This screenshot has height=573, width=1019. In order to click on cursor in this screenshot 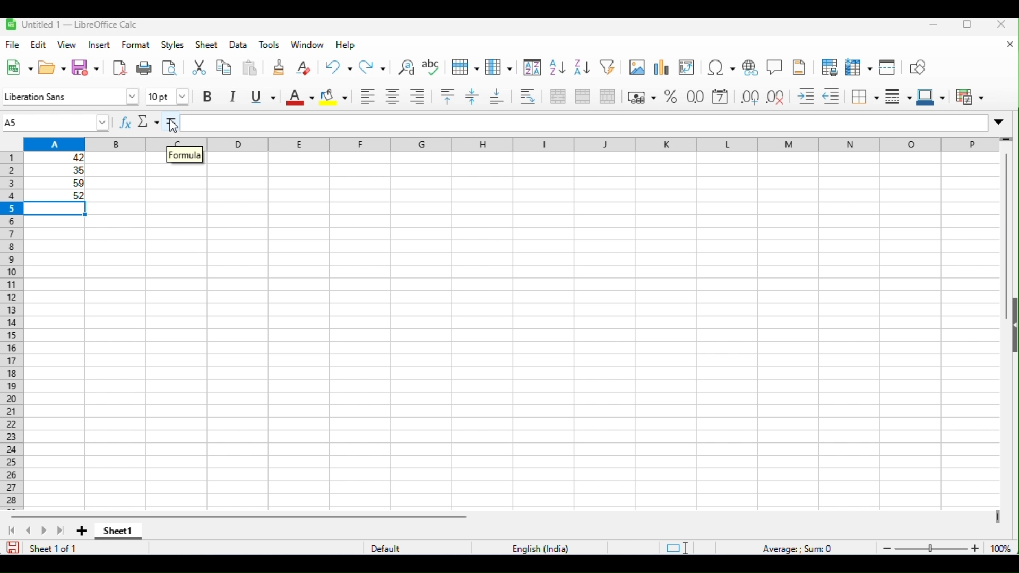, I will do `click(174, 126)`.